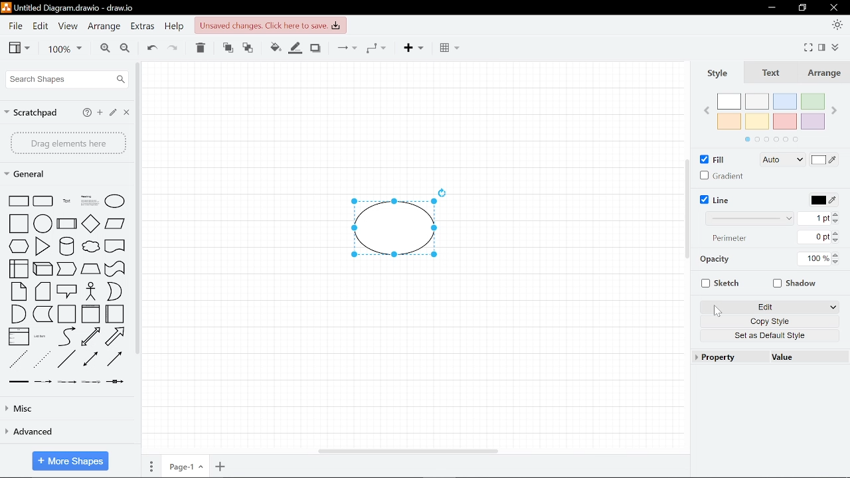 Image resolution: width=850 pixels, height=478 pixels. What do you see at coordinates (722, 175) in the screenshot?
I see `Gradiant` at bounding box center [722, 175].